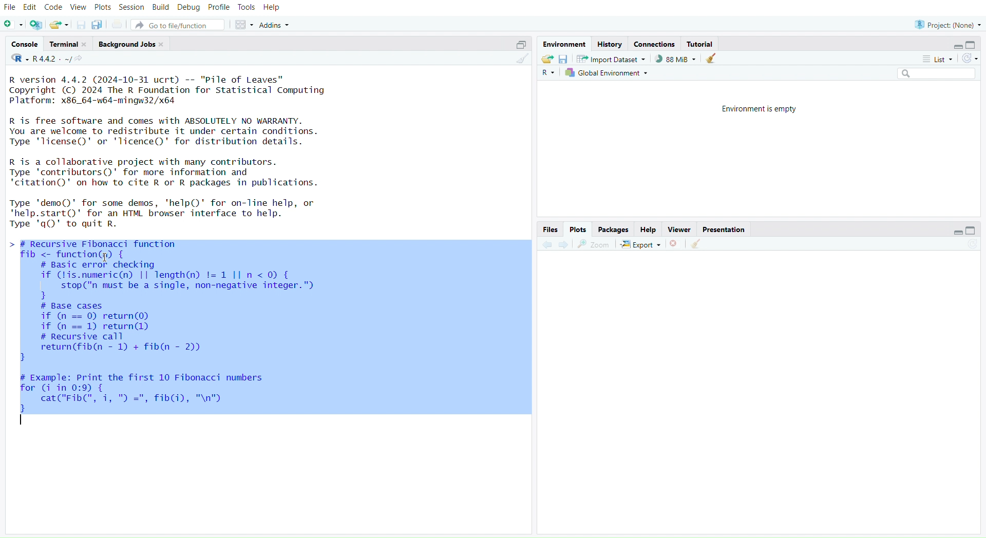  I want to click on edit, so click(32, 8).